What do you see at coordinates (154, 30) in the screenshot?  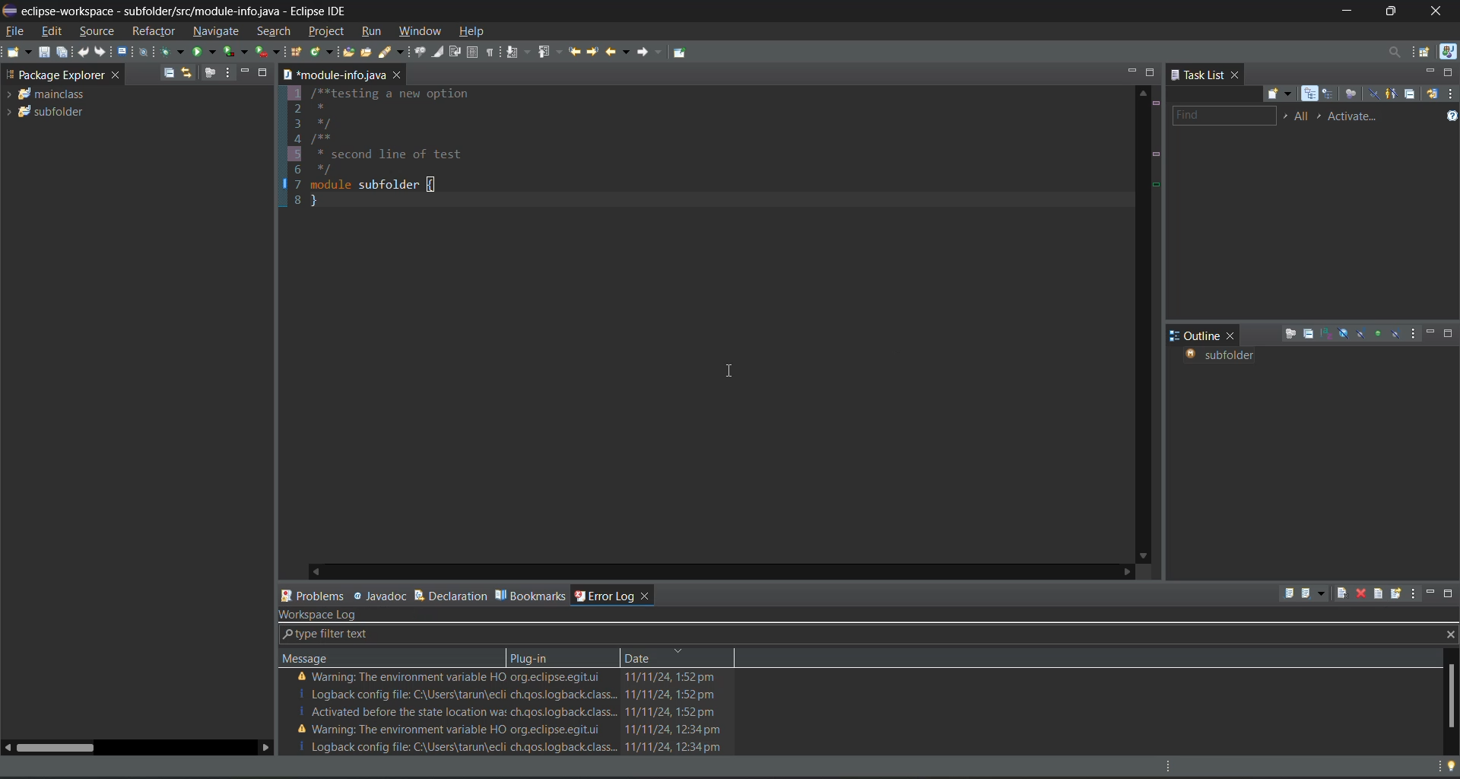 I see `refractor` at bounding box center [154, 30].